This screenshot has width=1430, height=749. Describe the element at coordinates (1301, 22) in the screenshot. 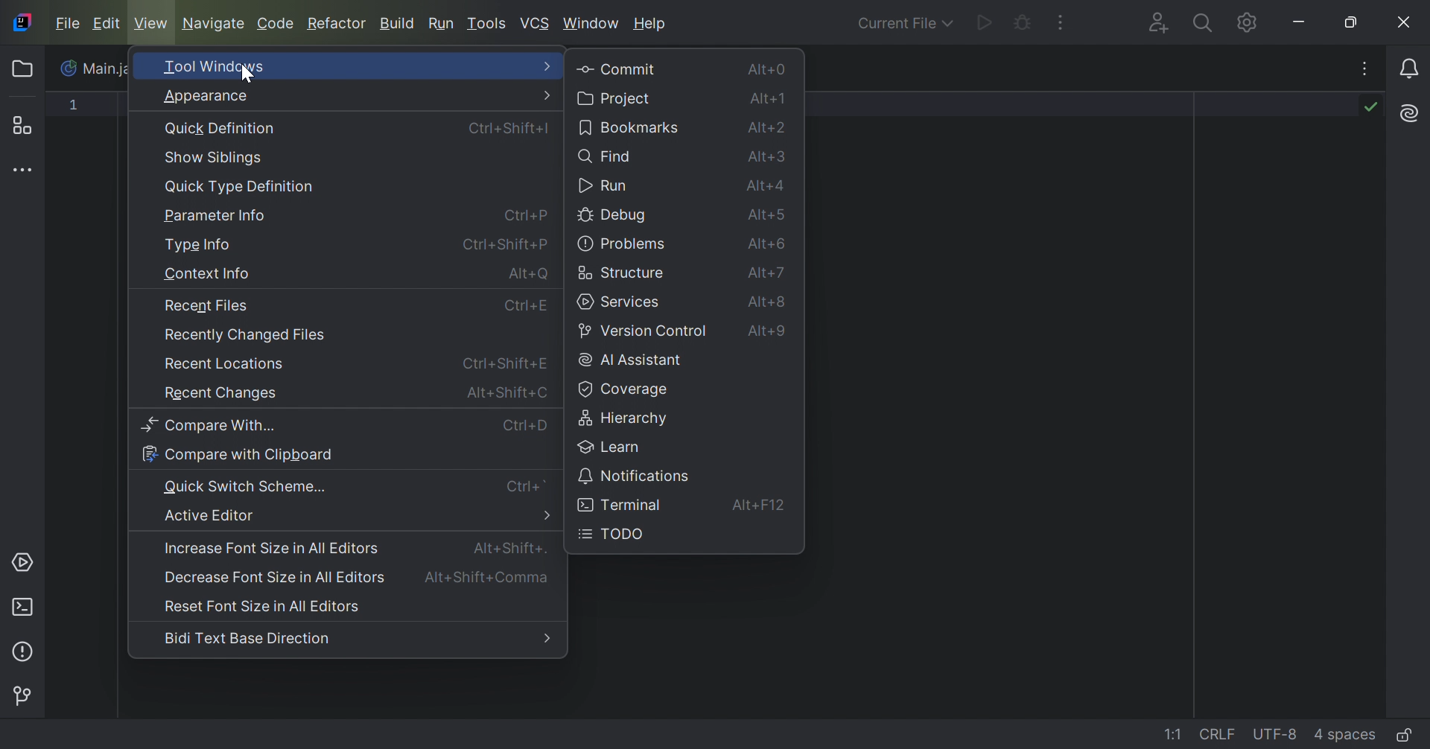

I see `Minimize` at that location.